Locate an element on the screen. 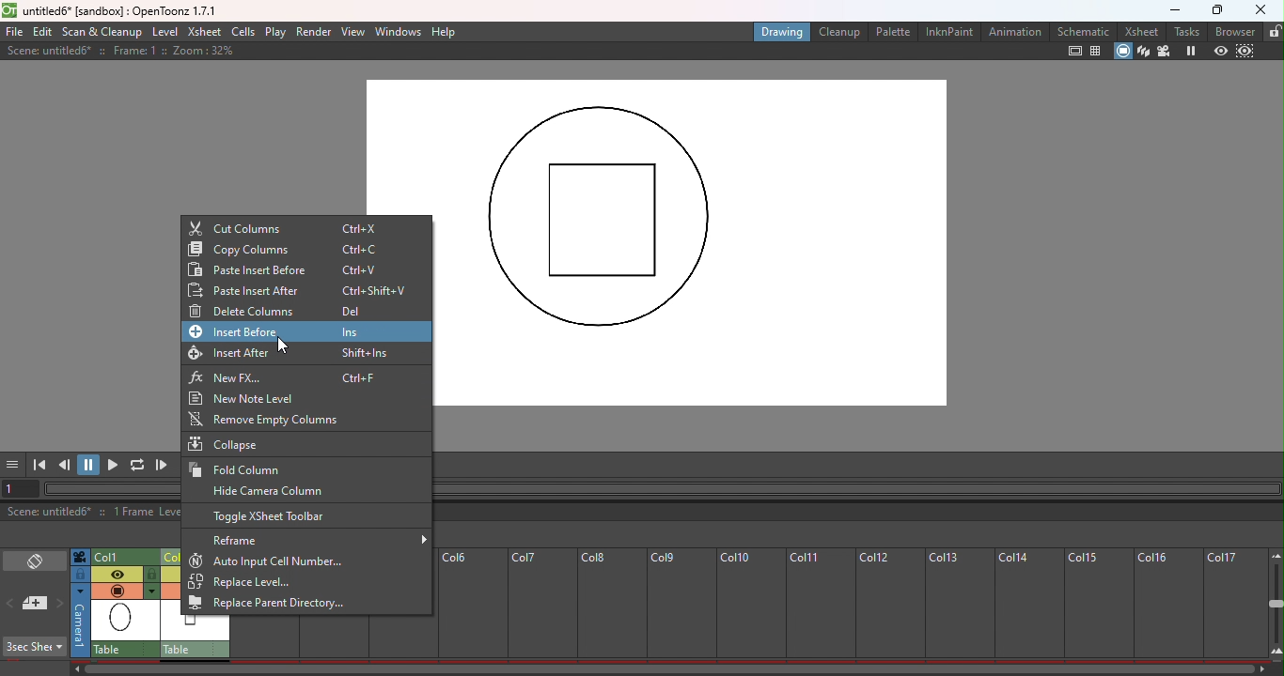 This screenshot has height=676, width=1284. Palette is located at coordinates (892, 33).